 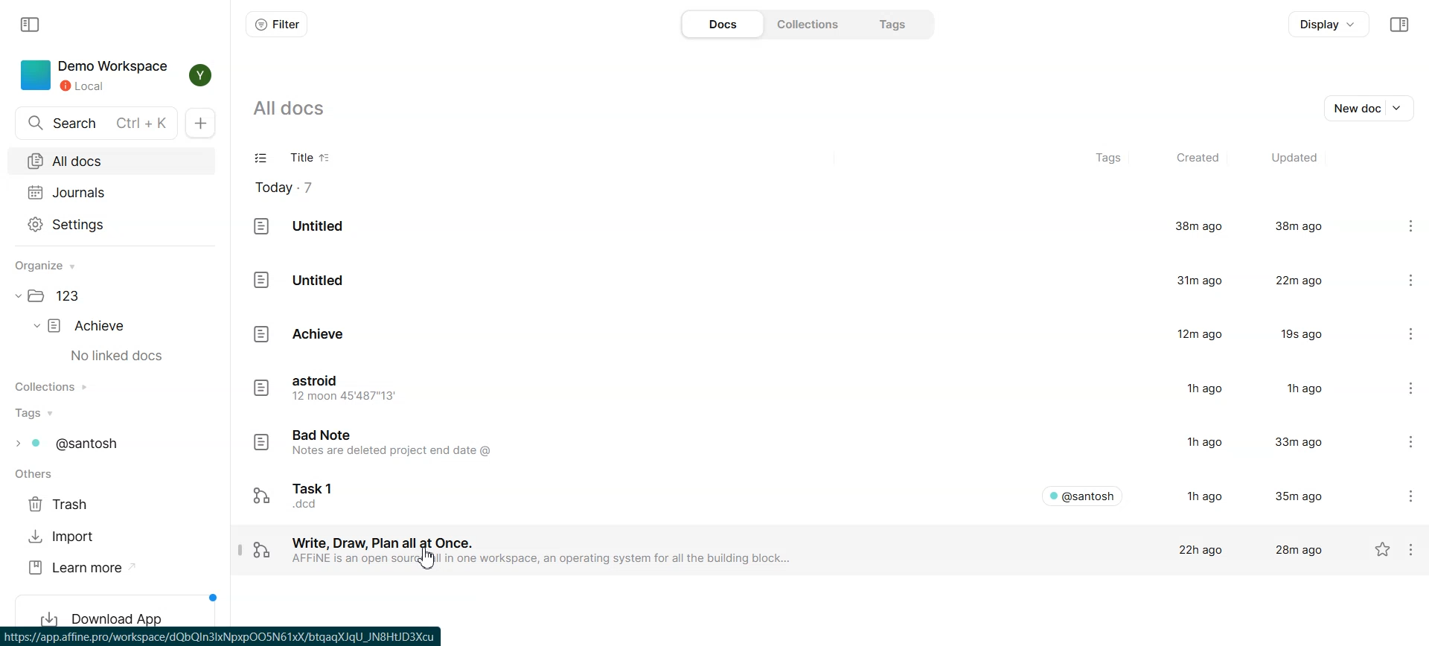 I want to click on all docs, so click(x=299, y=108).